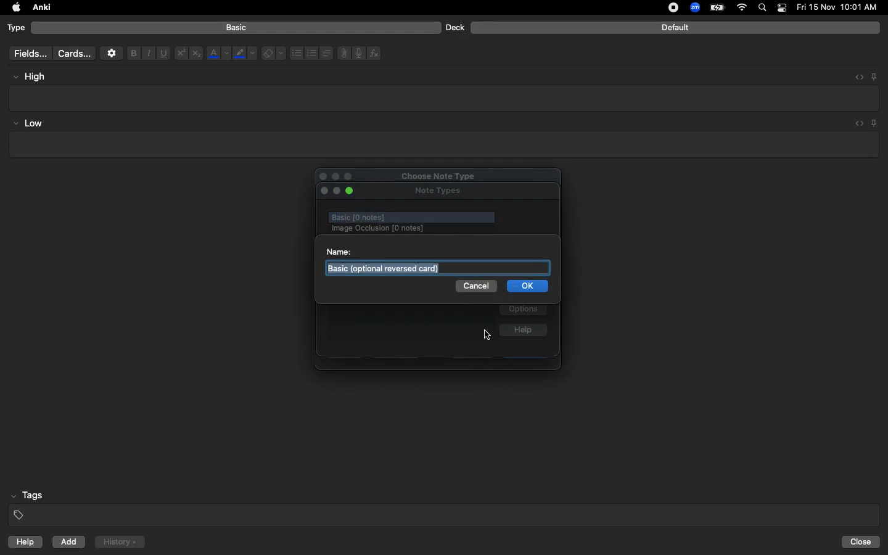 This screenshot has width=888, height=555. What do you see at coordinates (147, 54) in the screenshot?
I see `Italics` at bounding box center [147, 54].